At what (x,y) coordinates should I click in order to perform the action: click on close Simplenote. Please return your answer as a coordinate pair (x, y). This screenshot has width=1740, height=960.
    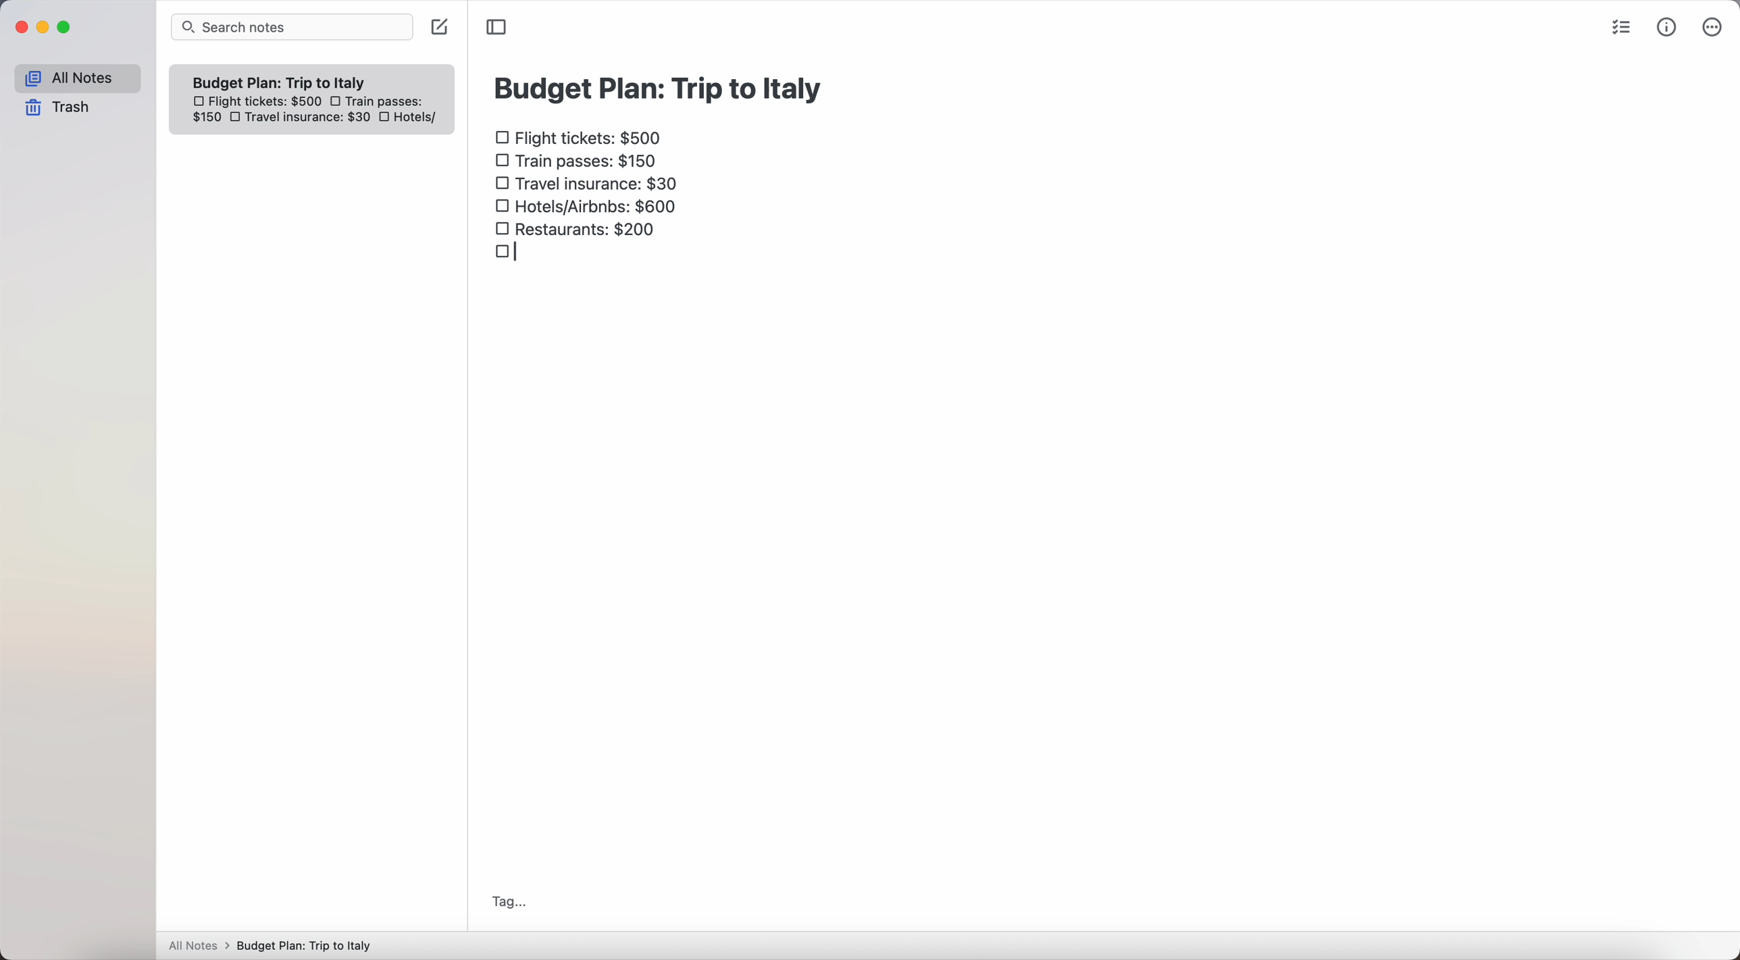
    Looking at the image, I should click on (21, 27).